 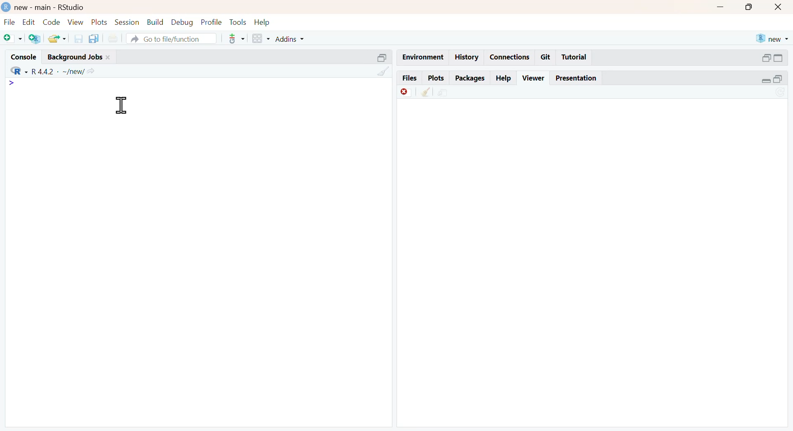 What do you see at coordinates (121, 105) in the screenshot?
I see `cursor` at bounding box center [121, 105].